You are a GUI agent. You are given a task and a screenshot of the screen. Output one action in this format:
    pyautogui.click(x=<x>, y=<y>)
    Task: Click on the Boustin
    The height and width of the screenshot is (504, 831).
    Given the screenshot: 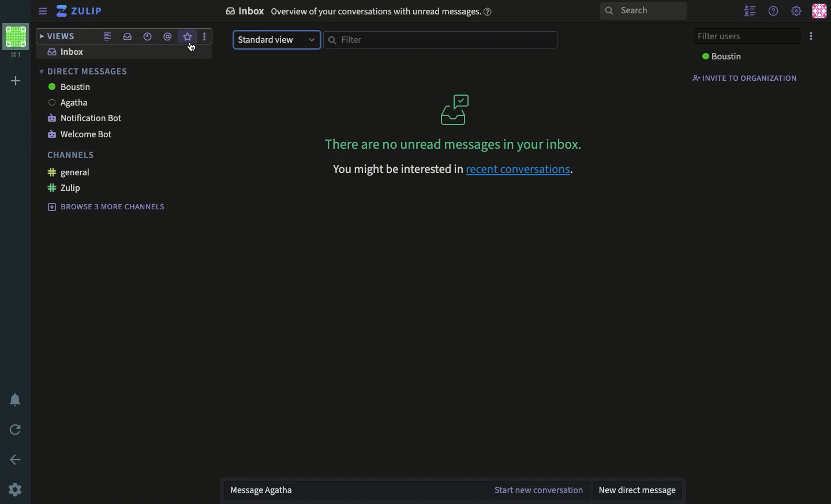 What is the action you would take?
    pyautogui.click(x=723, y=58)
    